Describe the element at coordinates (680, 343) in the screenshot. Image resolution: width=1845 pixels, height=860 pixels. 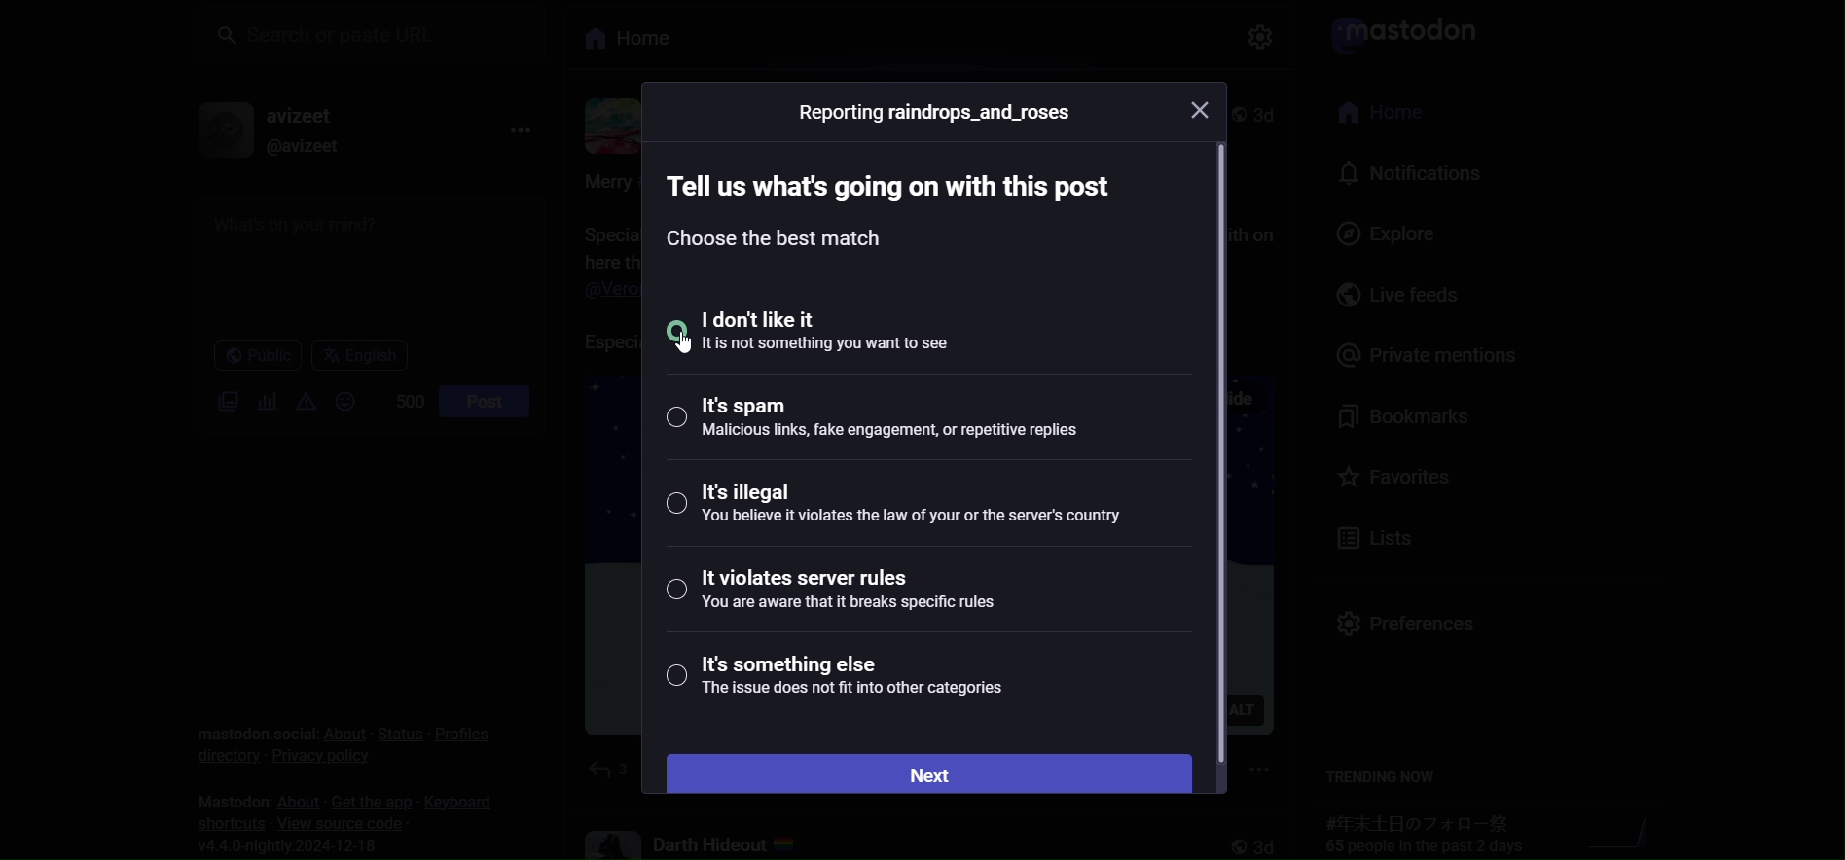
I see `cursor` at that location.